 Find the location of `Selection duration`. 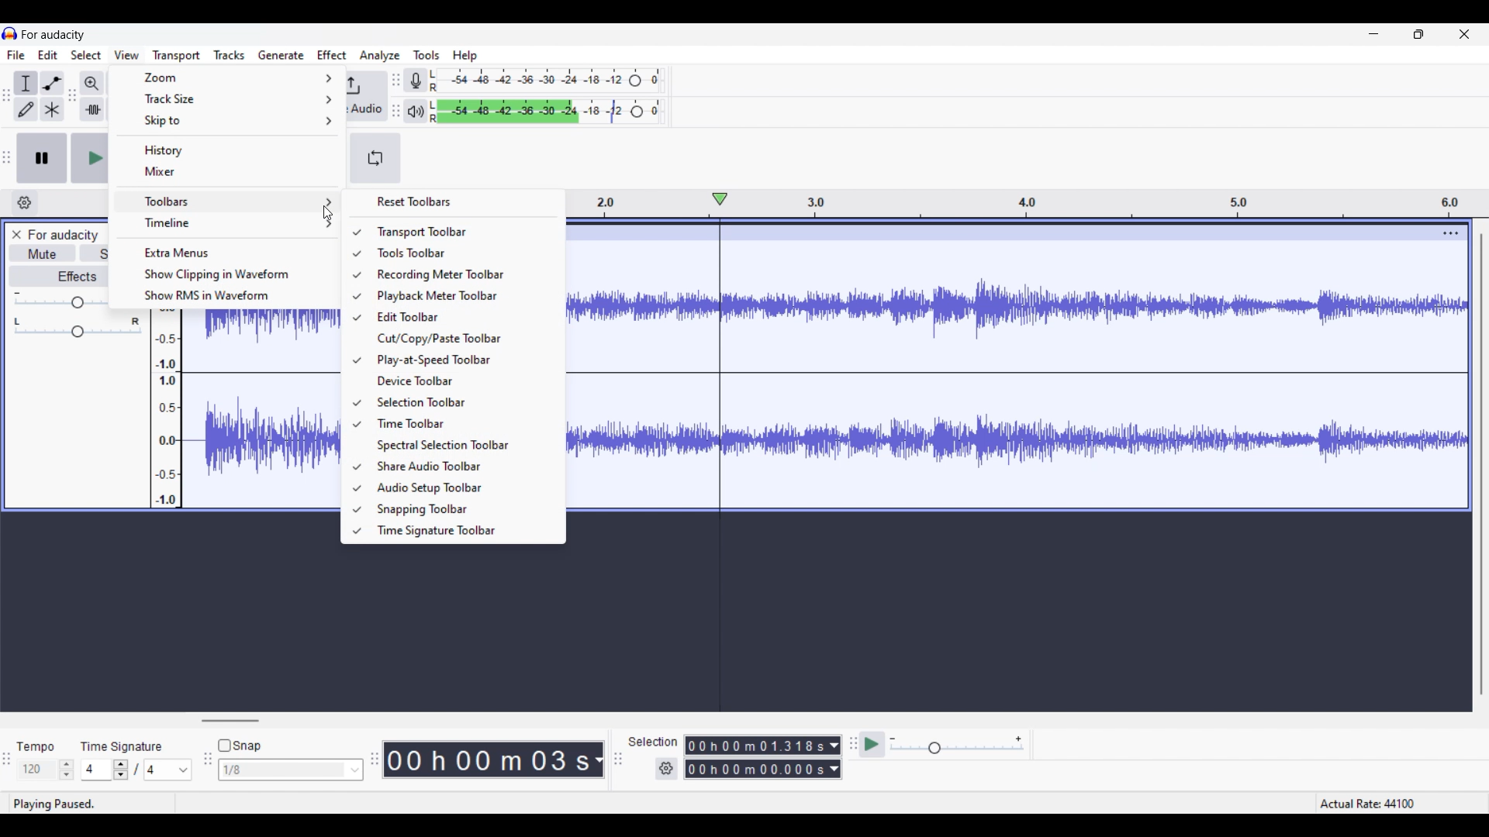

Selection duration is located at coordinates (755, 757).